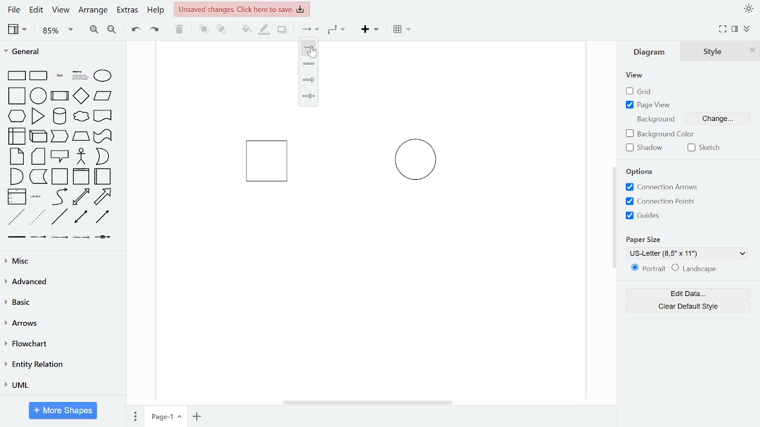 The image size is (760, 427). What do you see at coordinates (369, 402) in the screenshot?
I see `horizontal scrollbar` at bounding box center [369, 402].